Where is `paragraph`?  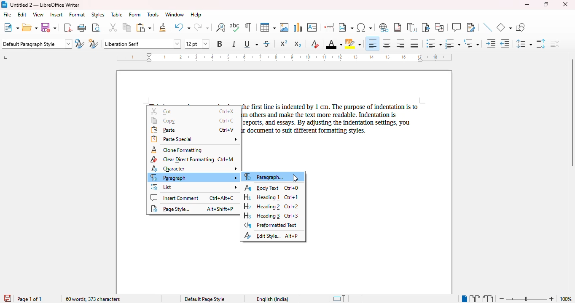
paragraph is located at coordinates (193, 178).